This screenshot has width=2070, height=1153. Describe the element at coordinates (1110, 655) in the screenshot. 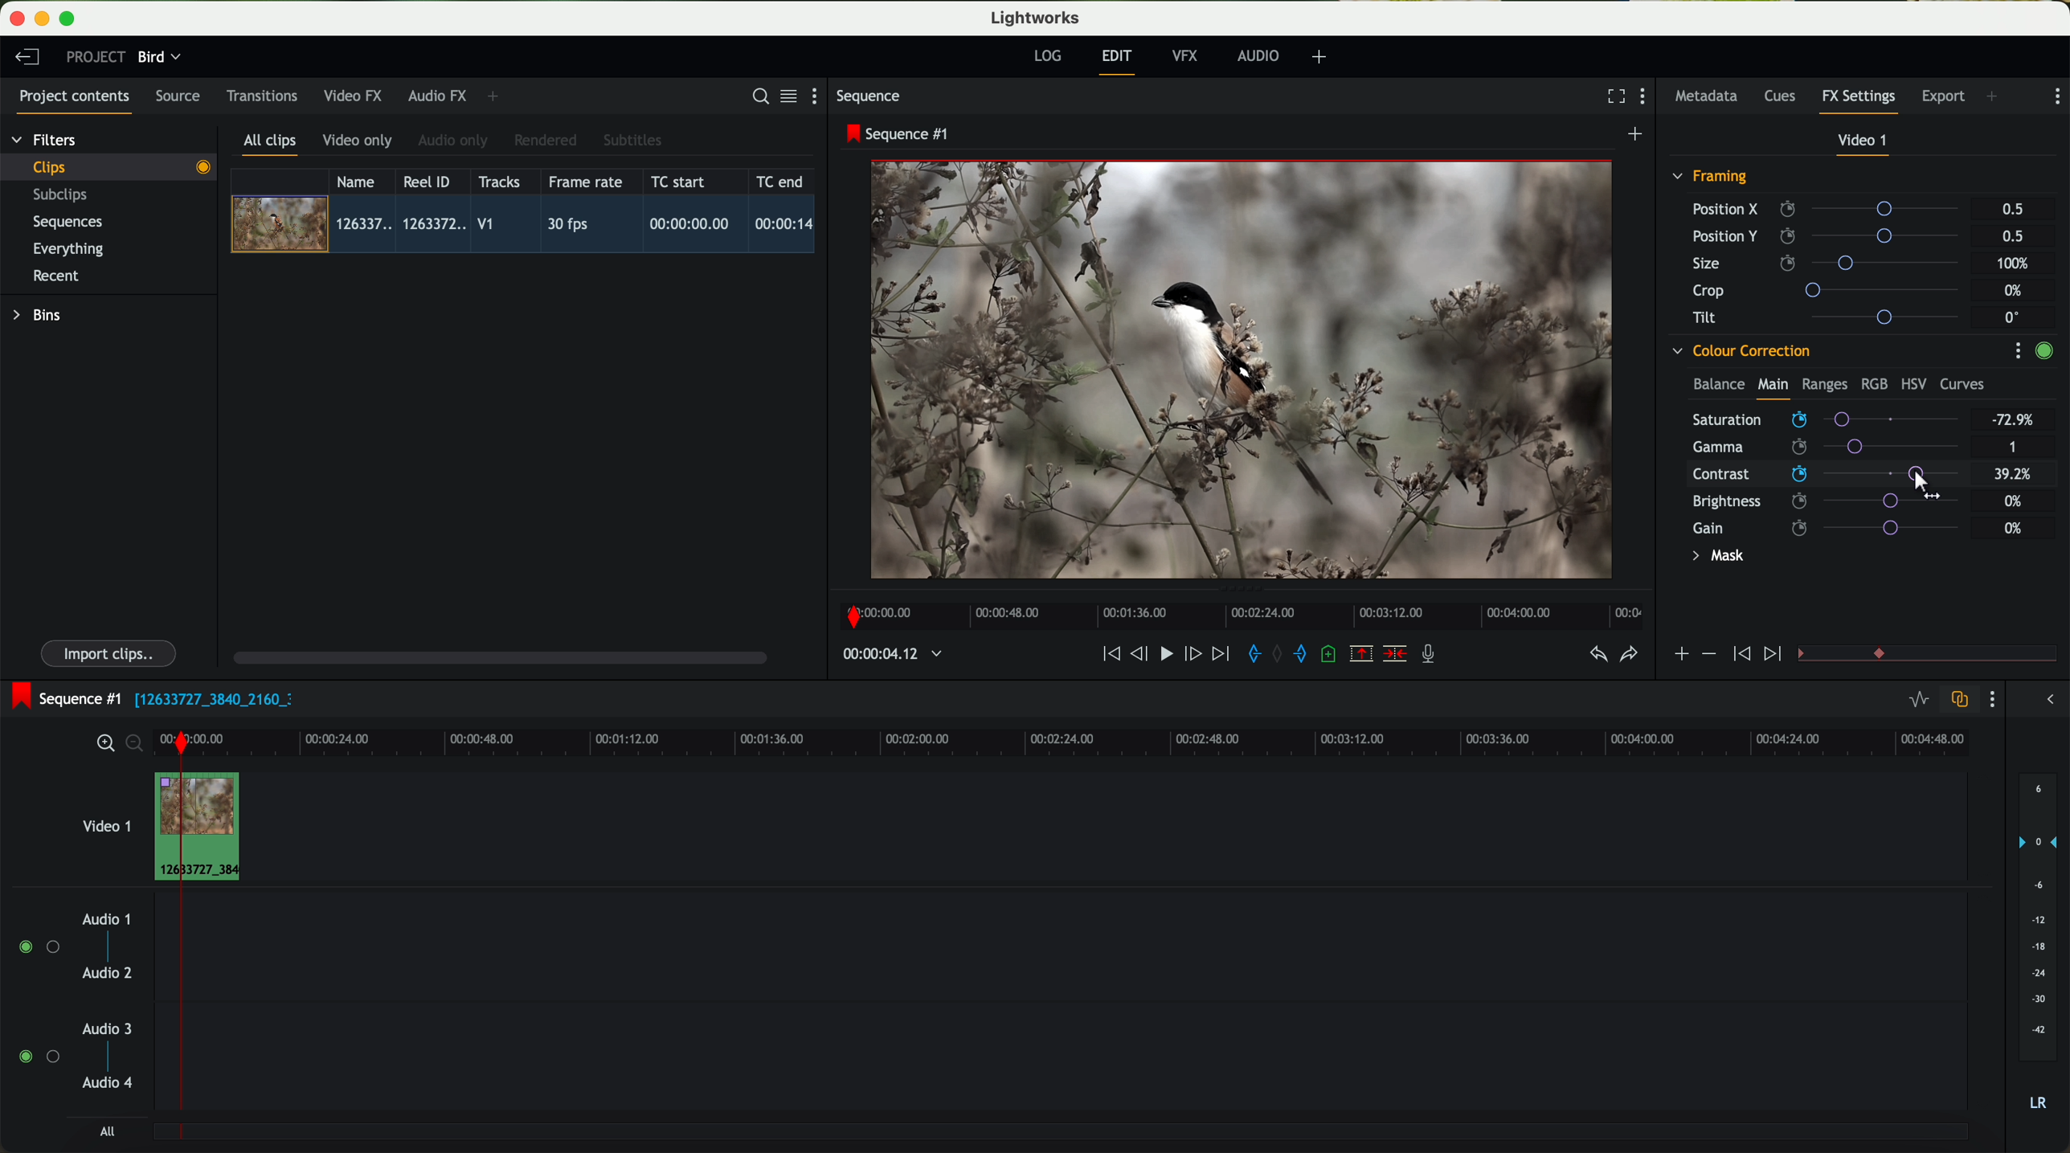

I see `rewind` at that location.